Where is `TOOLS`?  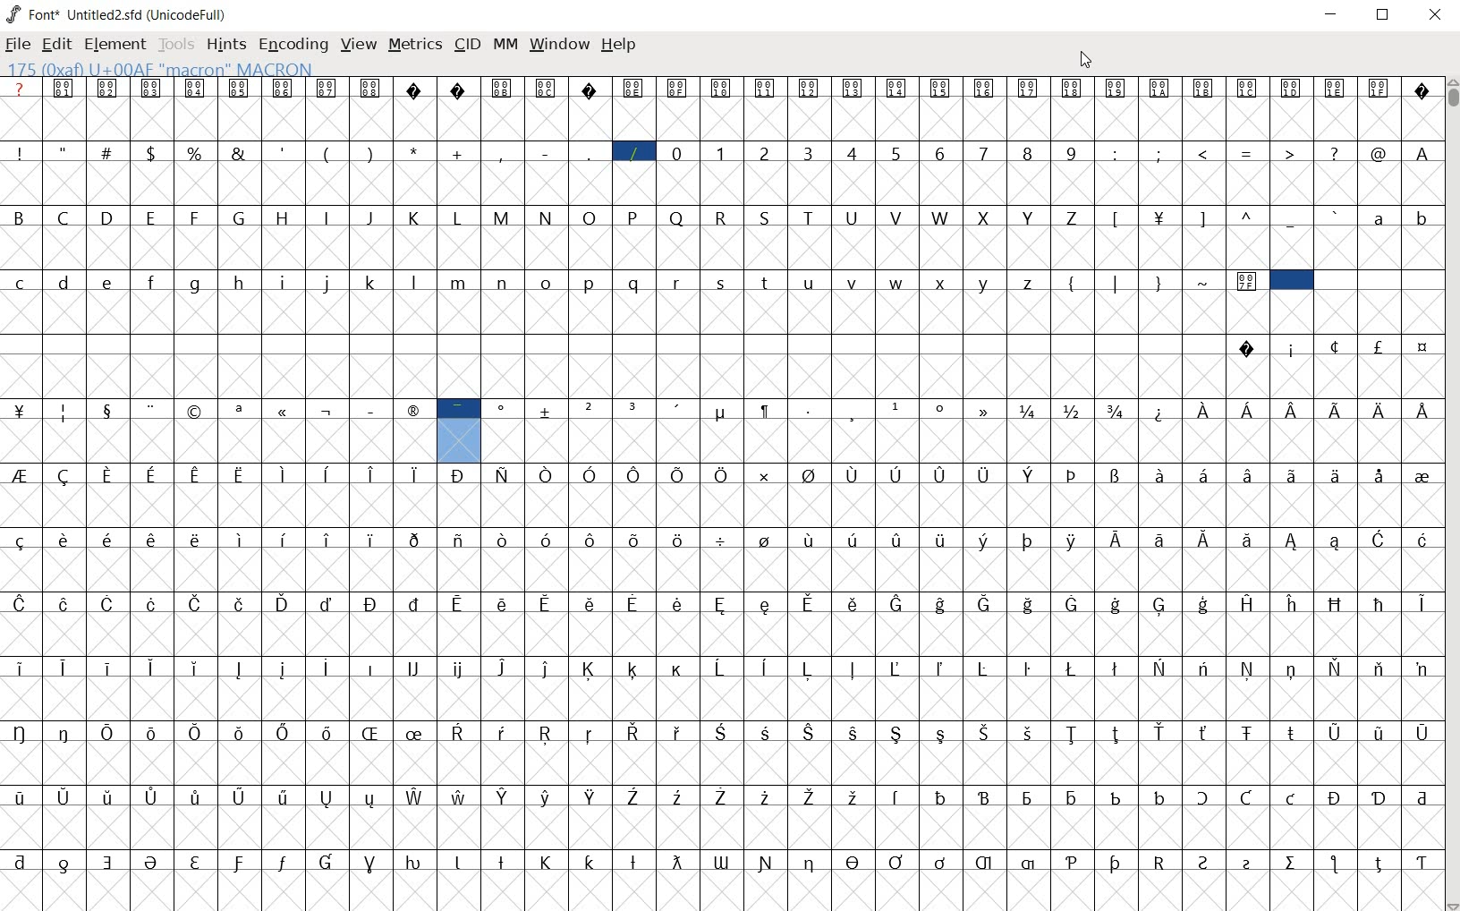 TOOLS is located at coordinates (175, 44).